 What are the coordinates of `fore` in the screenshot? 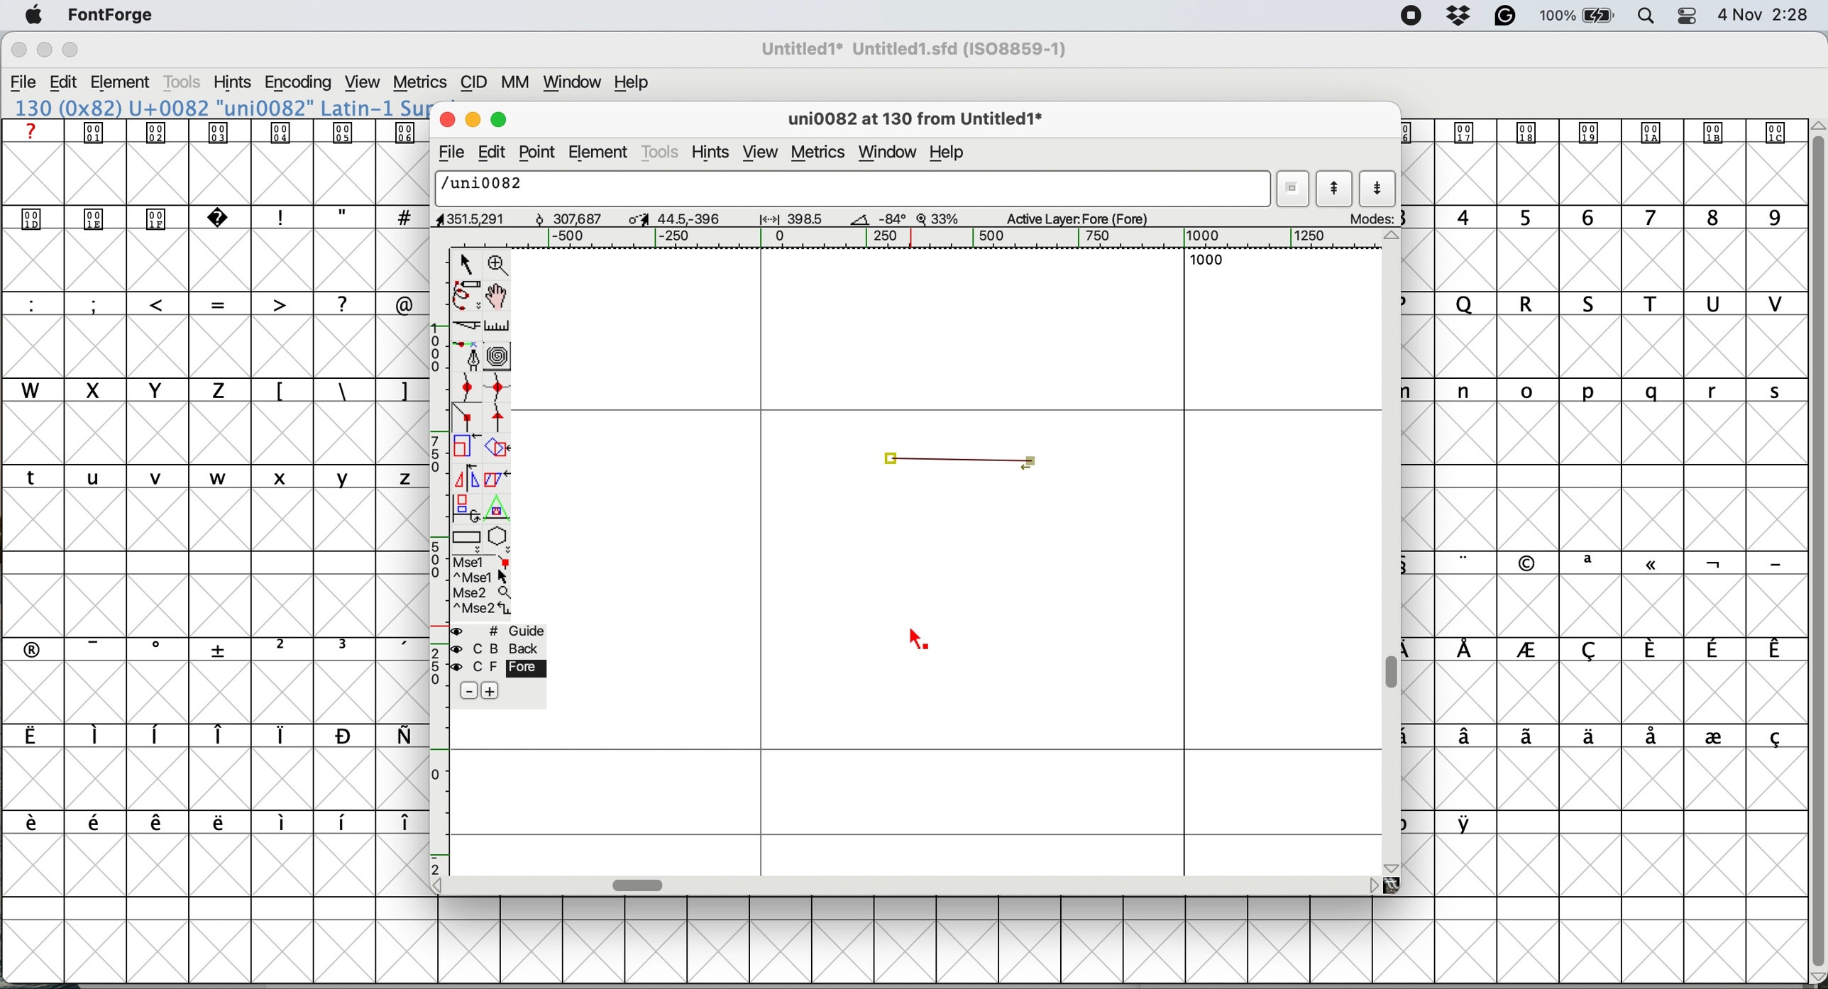 It's located at (498, 667).